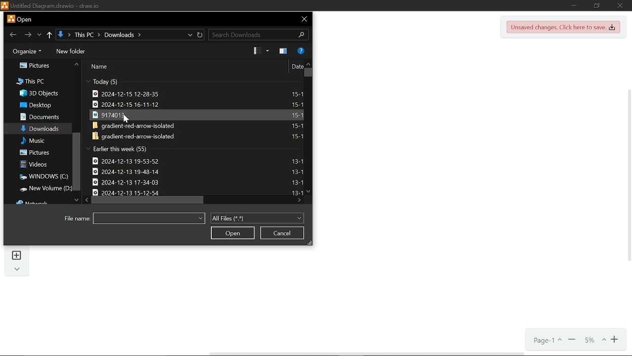 This screenshot has width=632, height=356. What do you see at coordinates (199, 126) in the screenshot?
I see `file titled "gradient red arrow isolated""` at bounding box center [199, 126].